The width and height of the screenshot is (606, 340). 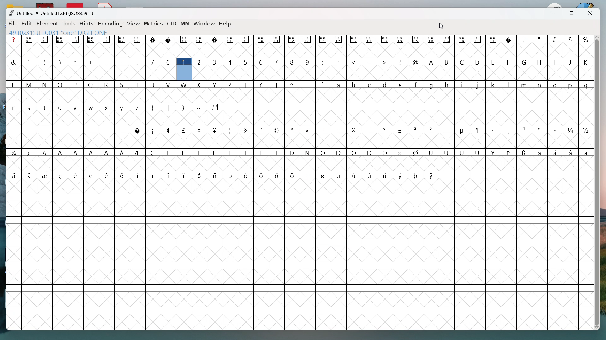 I want to click on p, so click(x=571, y=85).